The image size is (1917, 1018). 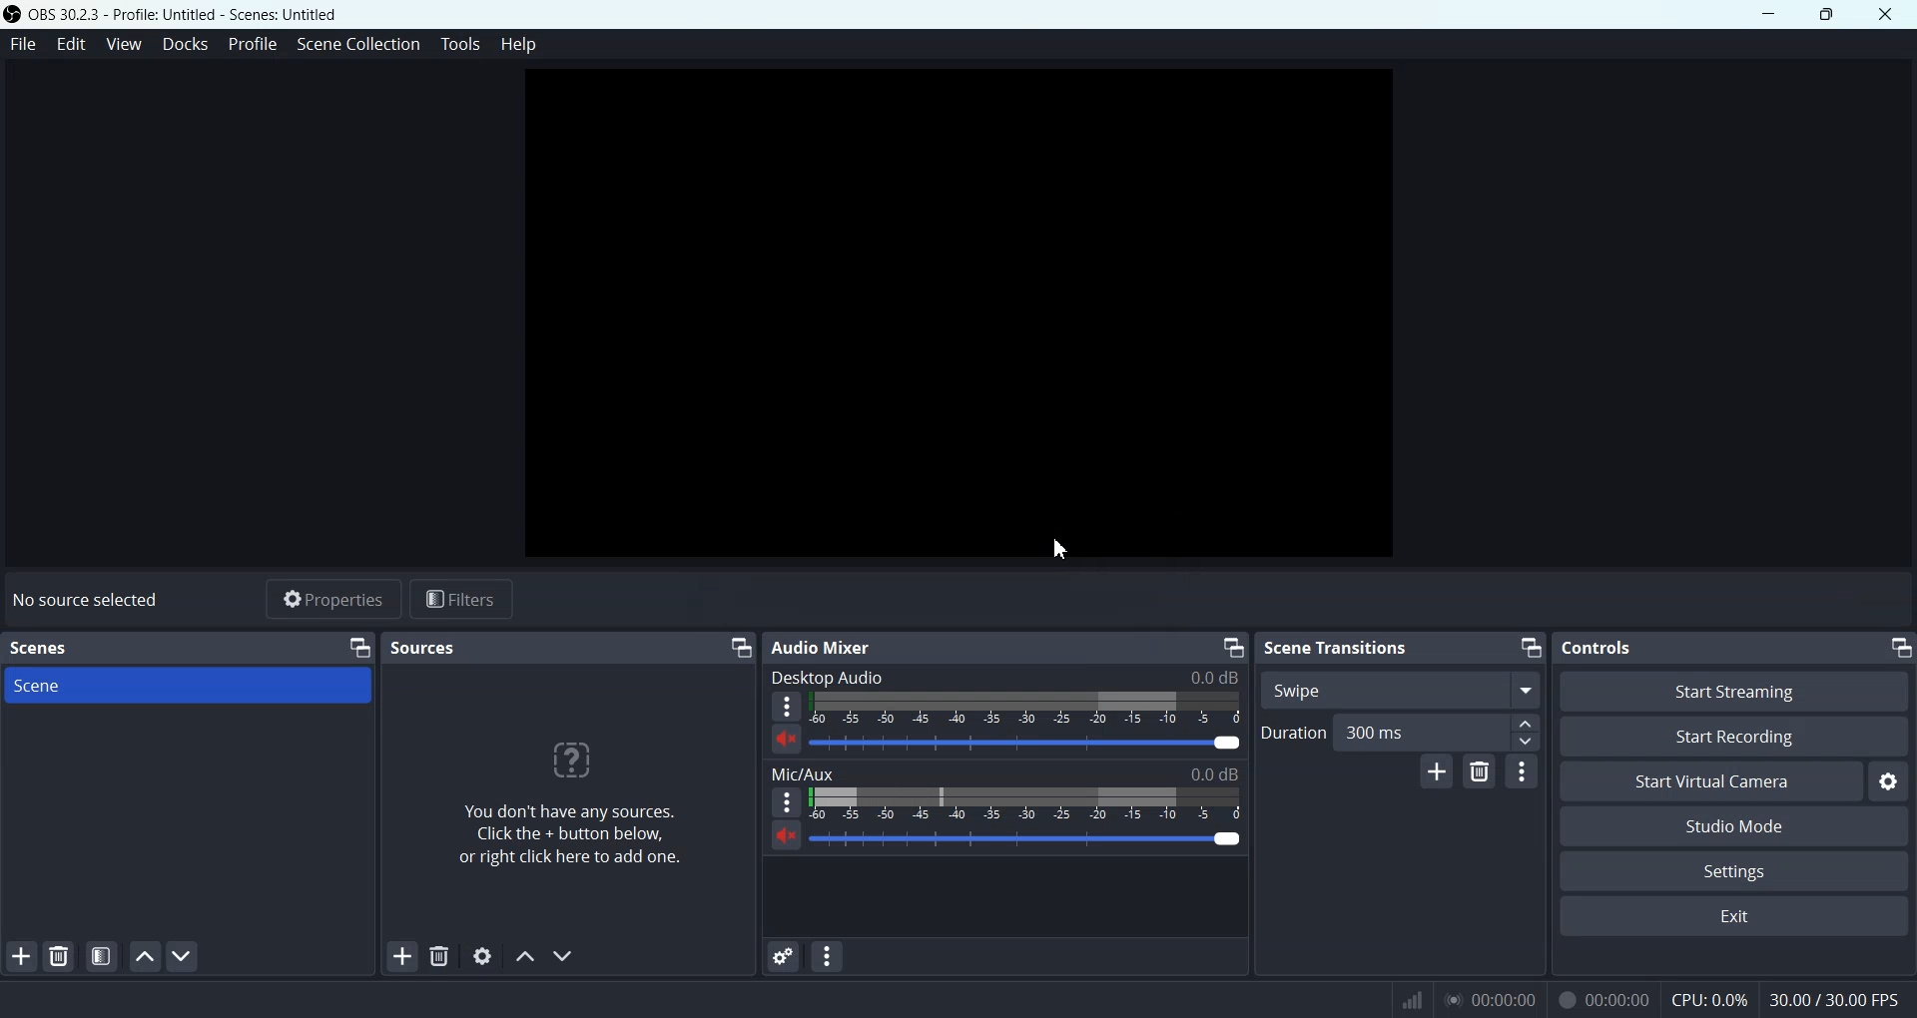 What do you see at coordinates (783, 957) in the screenshot?
I see `Advance audio properties` at bounding box center [783, 957].